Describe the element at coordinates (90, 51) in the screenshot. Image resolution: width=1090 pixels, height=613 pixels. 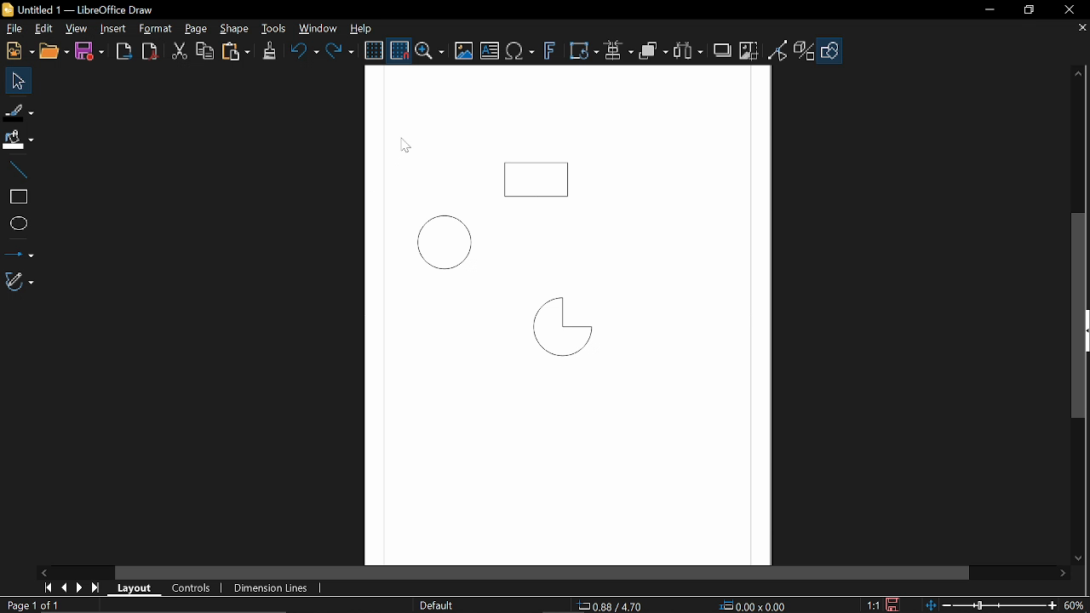
I see `Save` at that location.